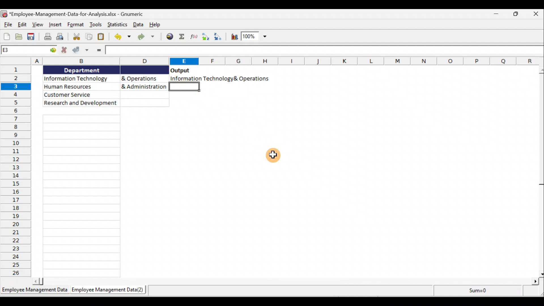  I want to click on Information Technology& Operations, so click(219, 78).